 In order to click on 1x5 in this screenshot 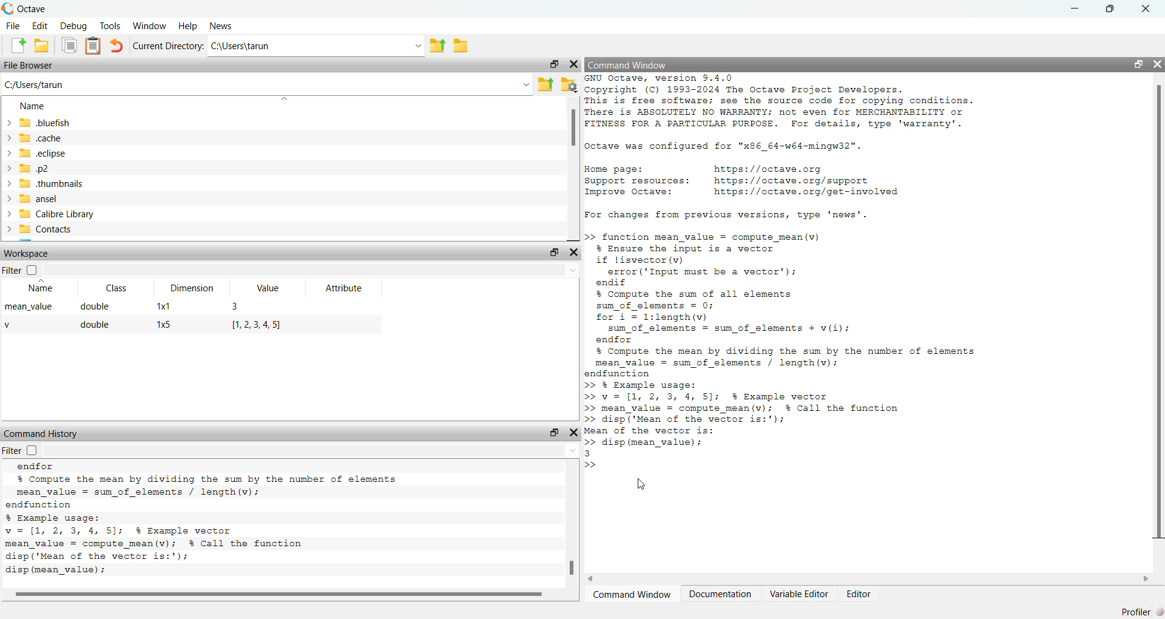, I will do `click(164, 325)`.